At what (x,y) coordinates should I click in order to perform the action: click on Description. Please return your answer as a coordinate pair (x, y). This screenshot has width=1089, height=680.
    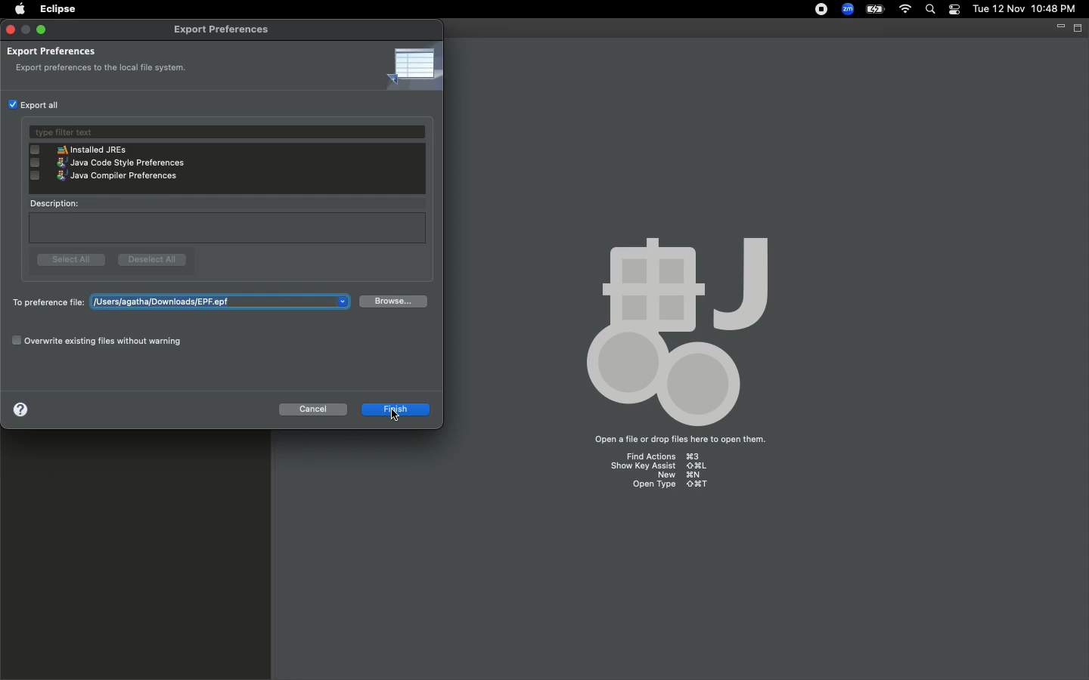
    Looking at the image, I should click on (227, 220).